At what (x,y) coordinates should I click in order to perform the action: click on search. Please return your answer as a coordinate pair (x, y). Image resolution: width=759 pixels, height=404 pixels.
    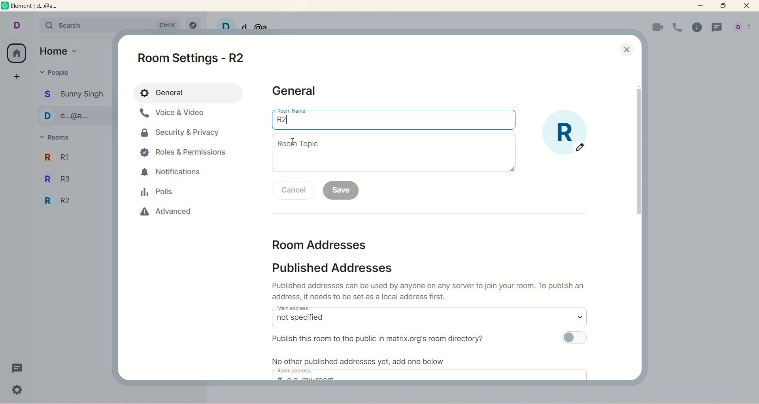
    Looking at the image, I should click on (76, 25).